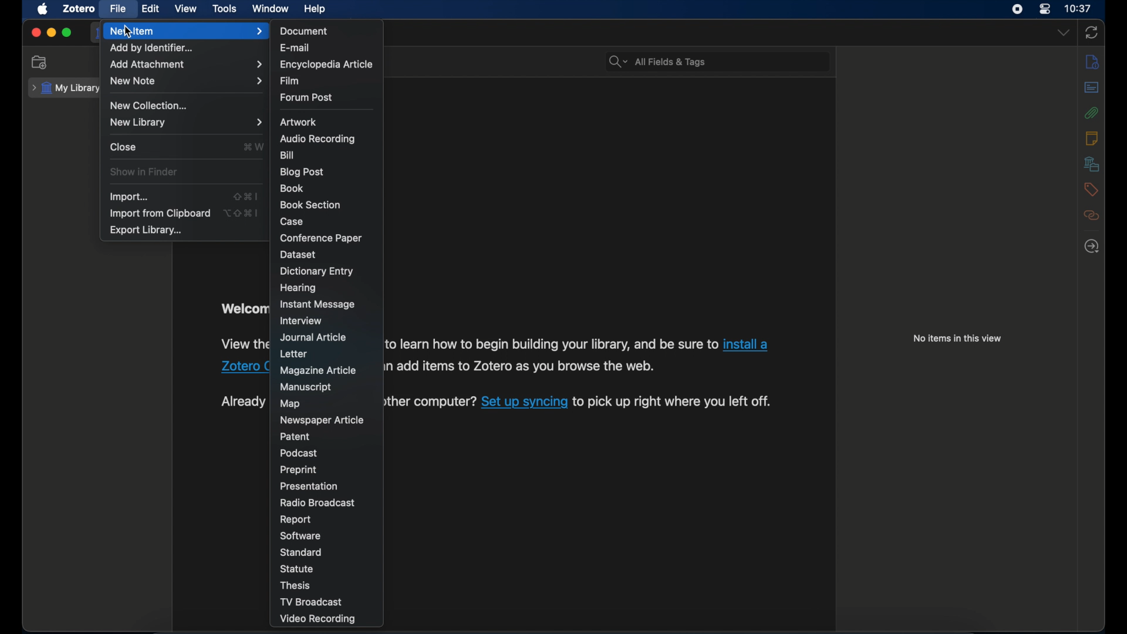  Describe the element at coordinates (41, 63) in the screenshot. I see `new collection` at that location.